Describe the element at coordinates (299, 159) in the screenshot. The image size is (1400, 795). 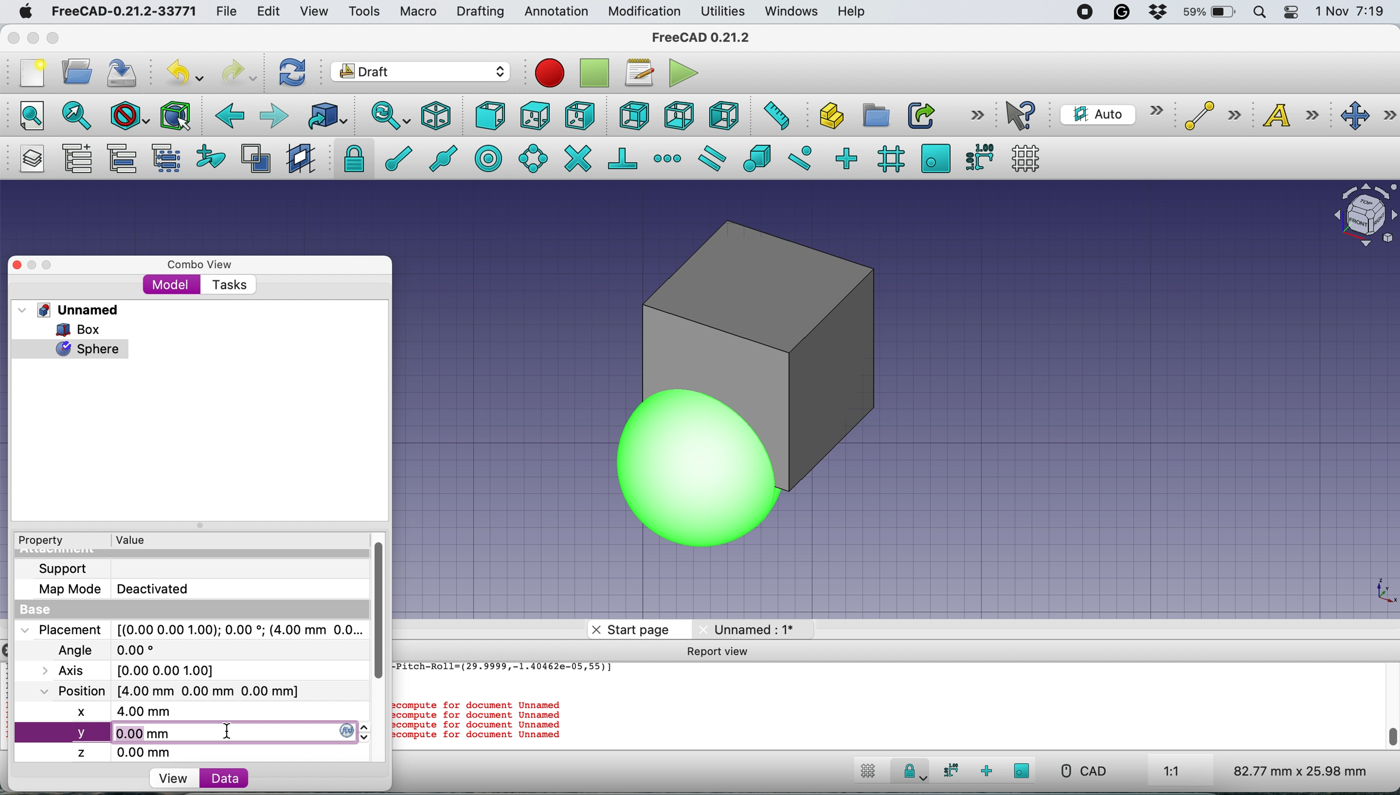
I see `change working plane proxy` at that location.